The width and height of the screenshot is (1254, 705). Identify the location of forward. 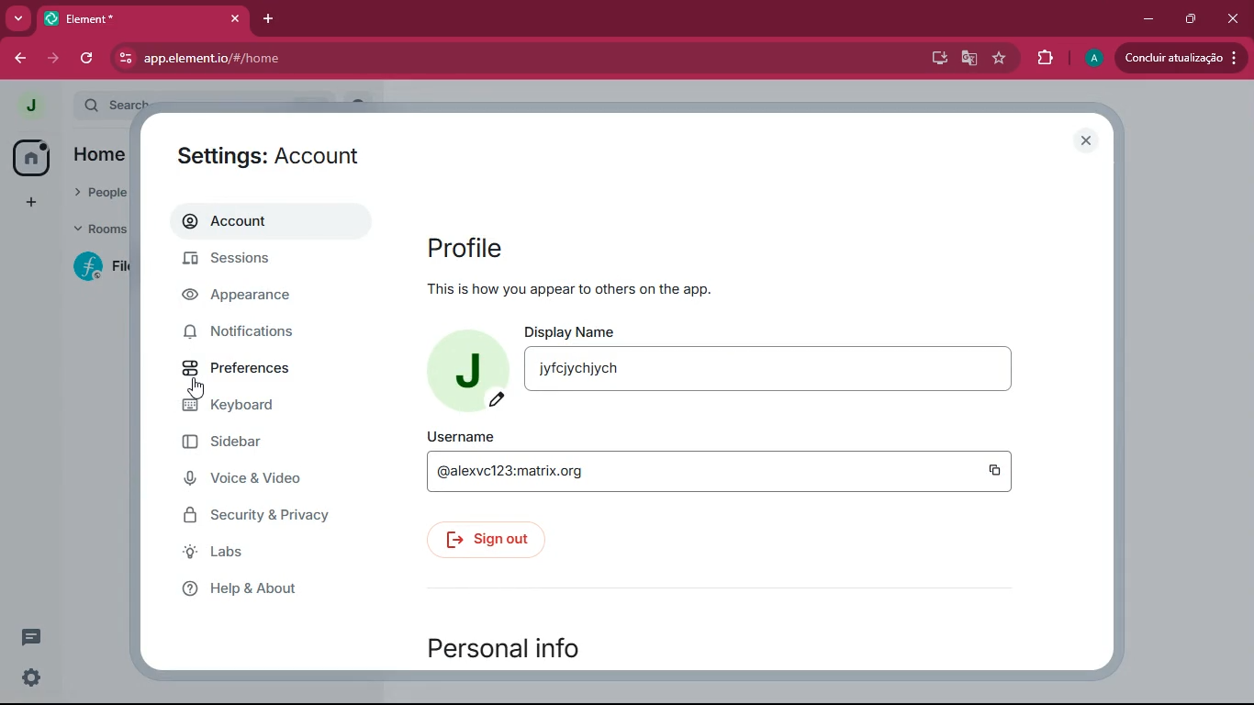
(56, 59).